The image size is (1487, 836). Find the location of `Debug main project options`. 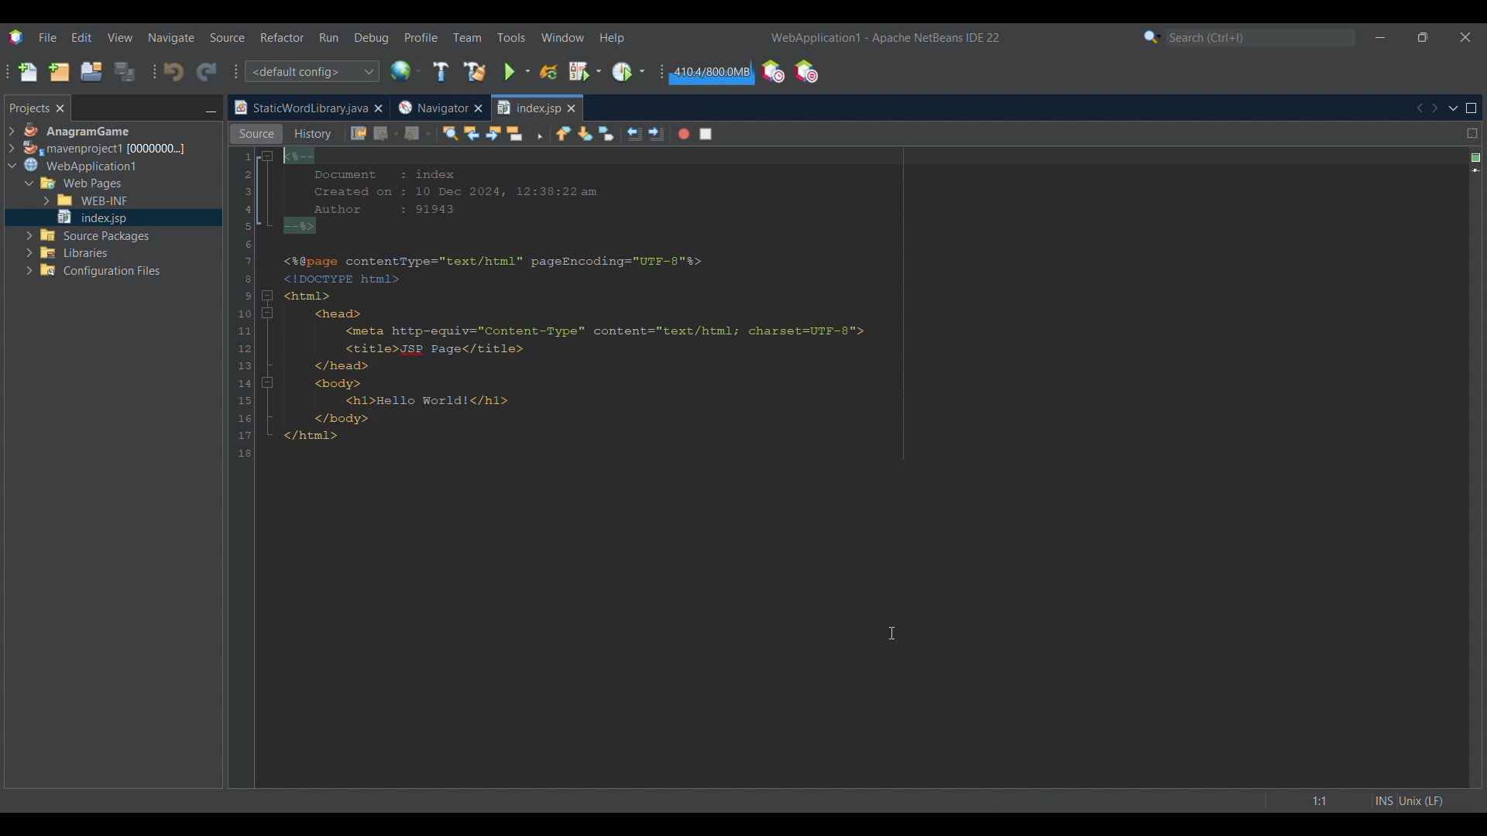

Debug main project options is located at coordinates (585, 70).